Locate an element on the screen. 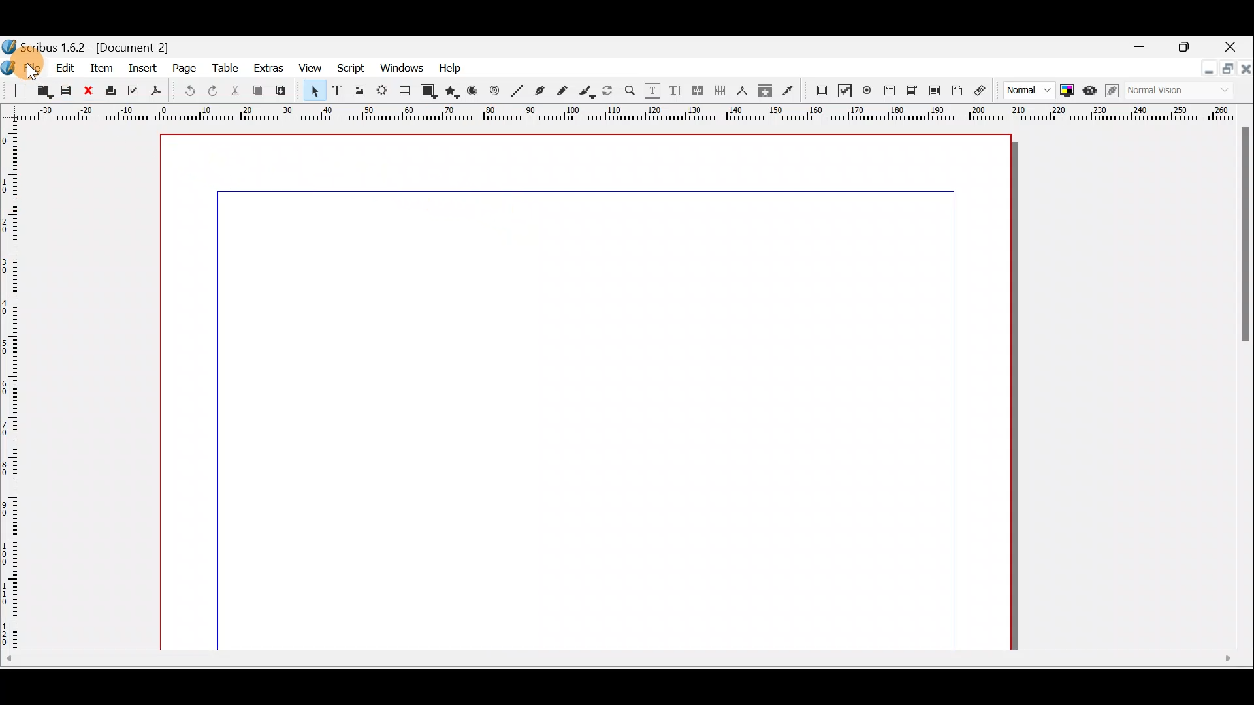  Link text frames is located at coordinates (696, 91).